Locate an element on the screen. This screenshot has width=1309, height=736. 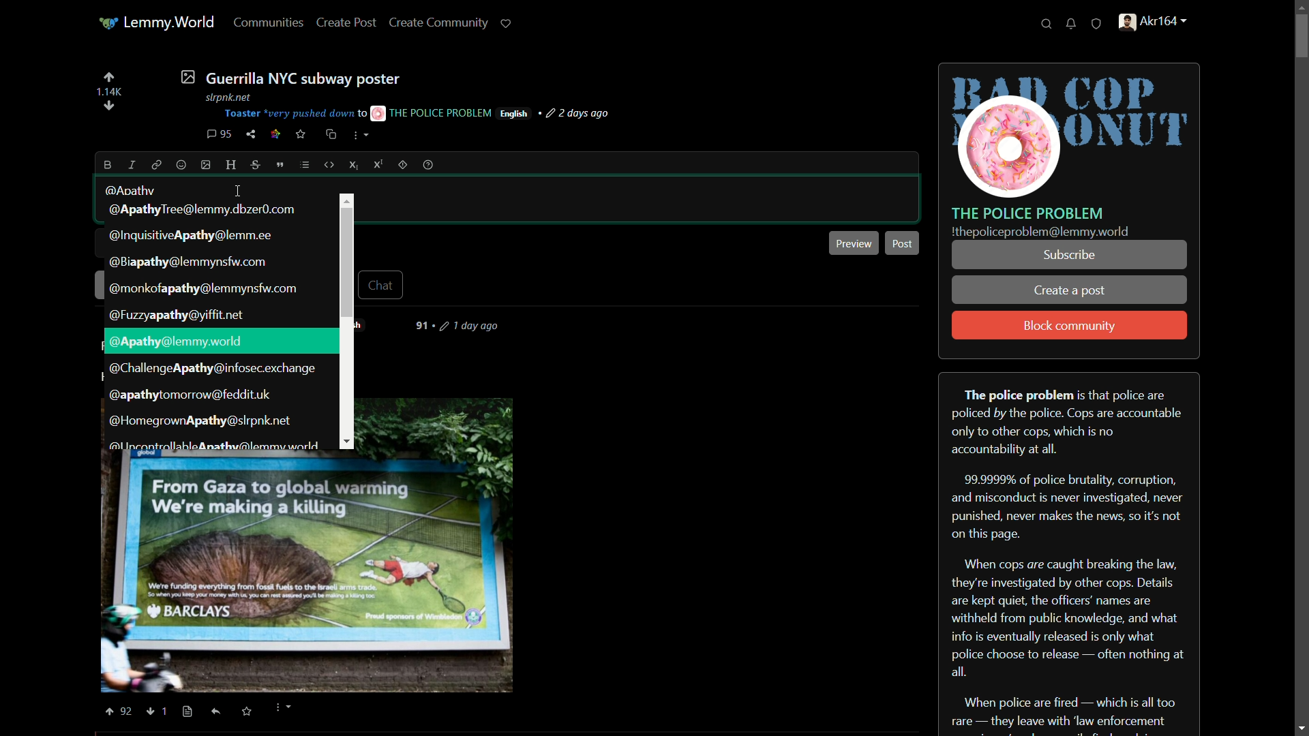
block community is located at coordinates (1070, 326).